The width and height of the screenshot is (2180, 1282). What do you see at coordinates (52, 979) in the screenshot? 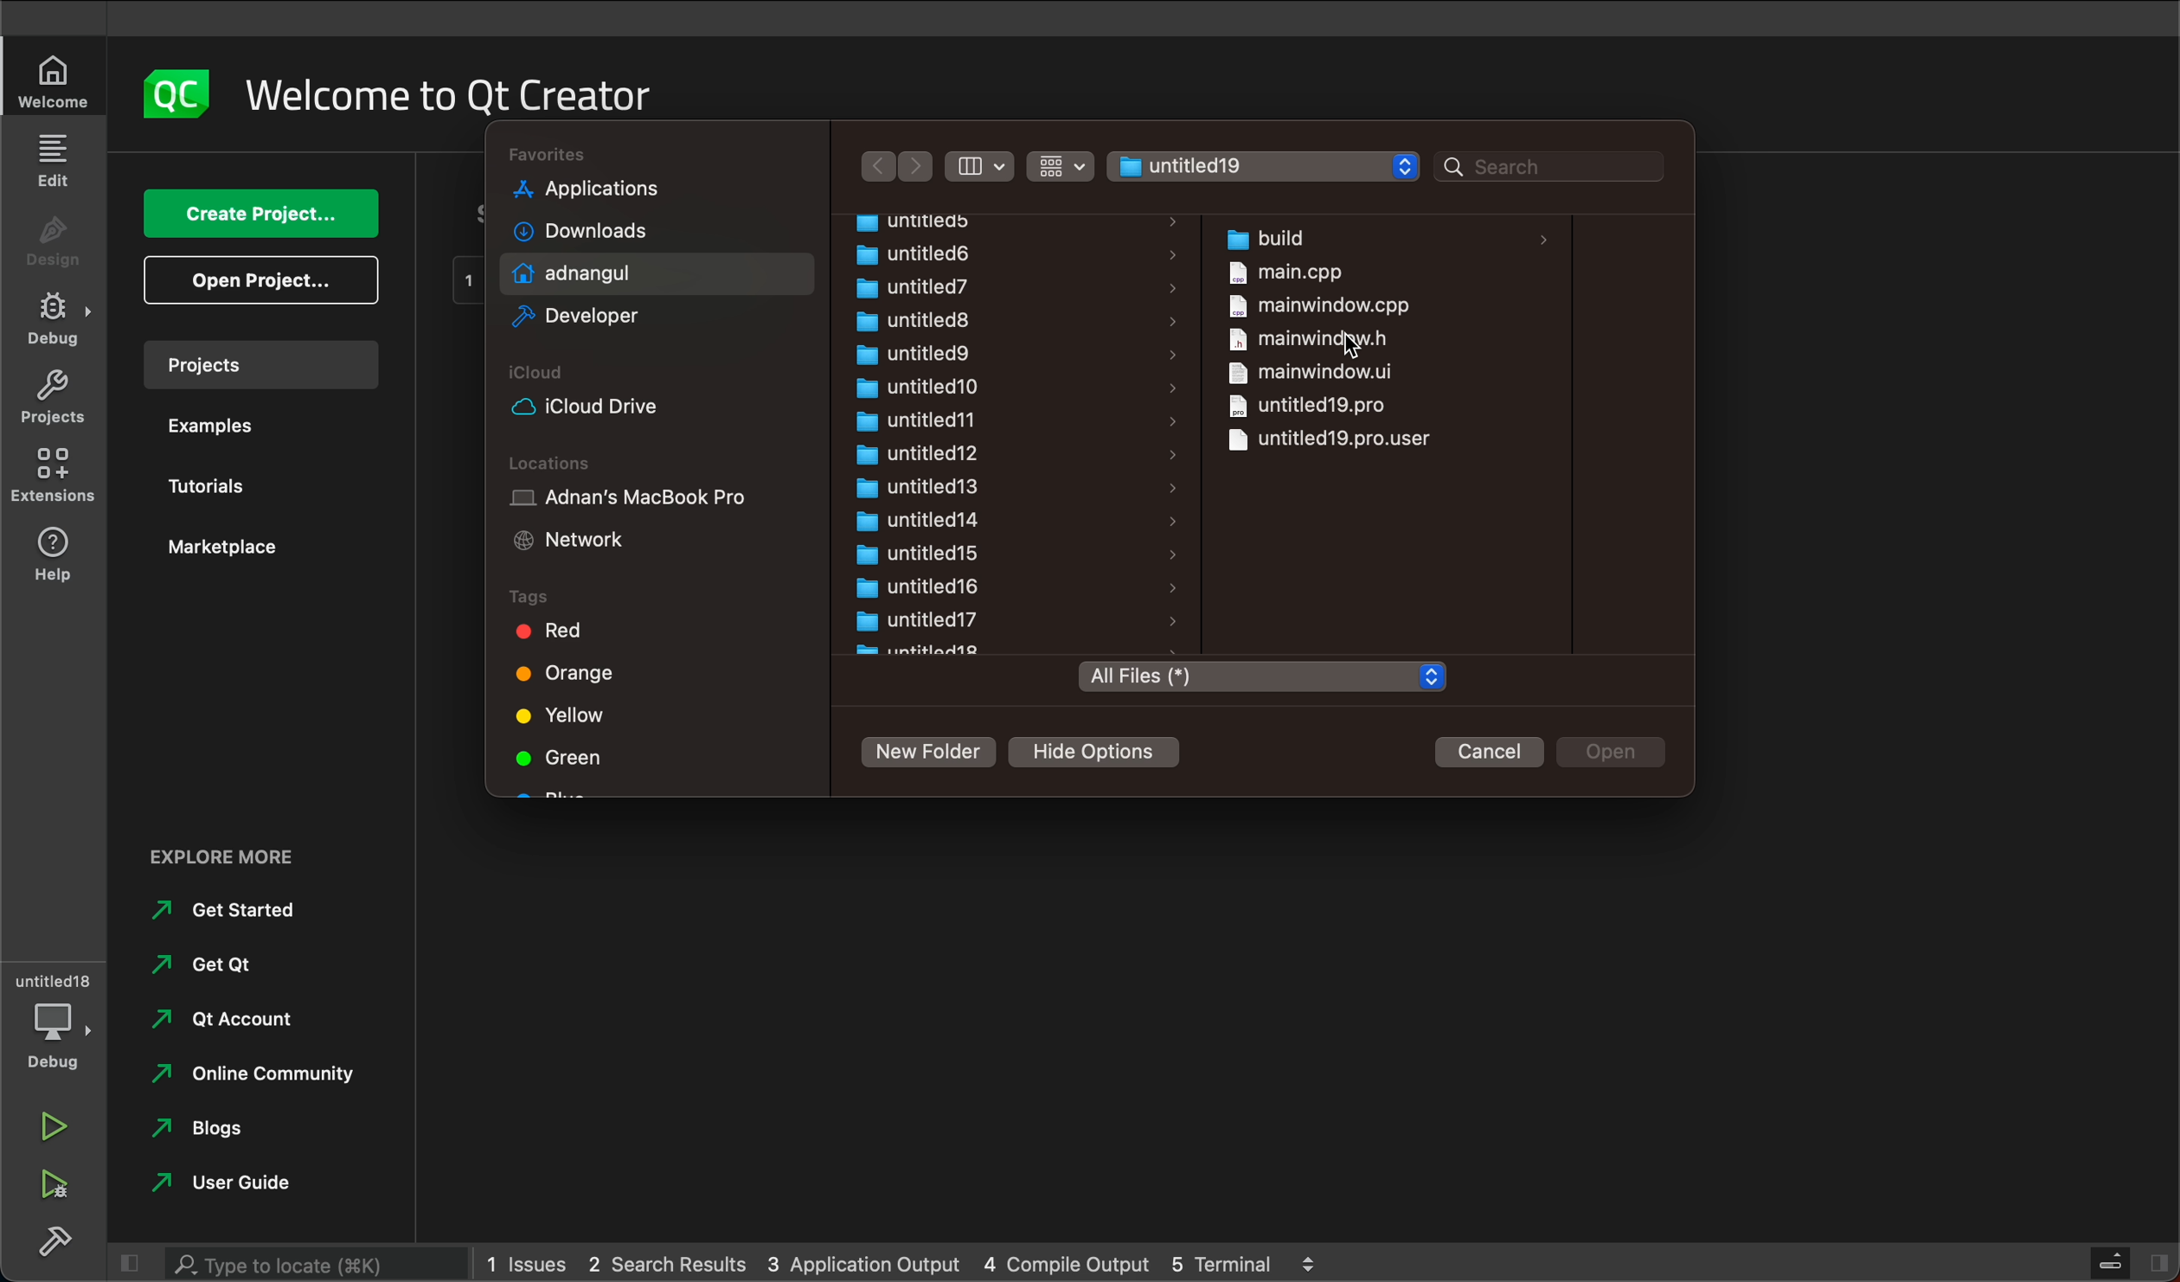
I see `untitled` at bounding box center [52, 979].